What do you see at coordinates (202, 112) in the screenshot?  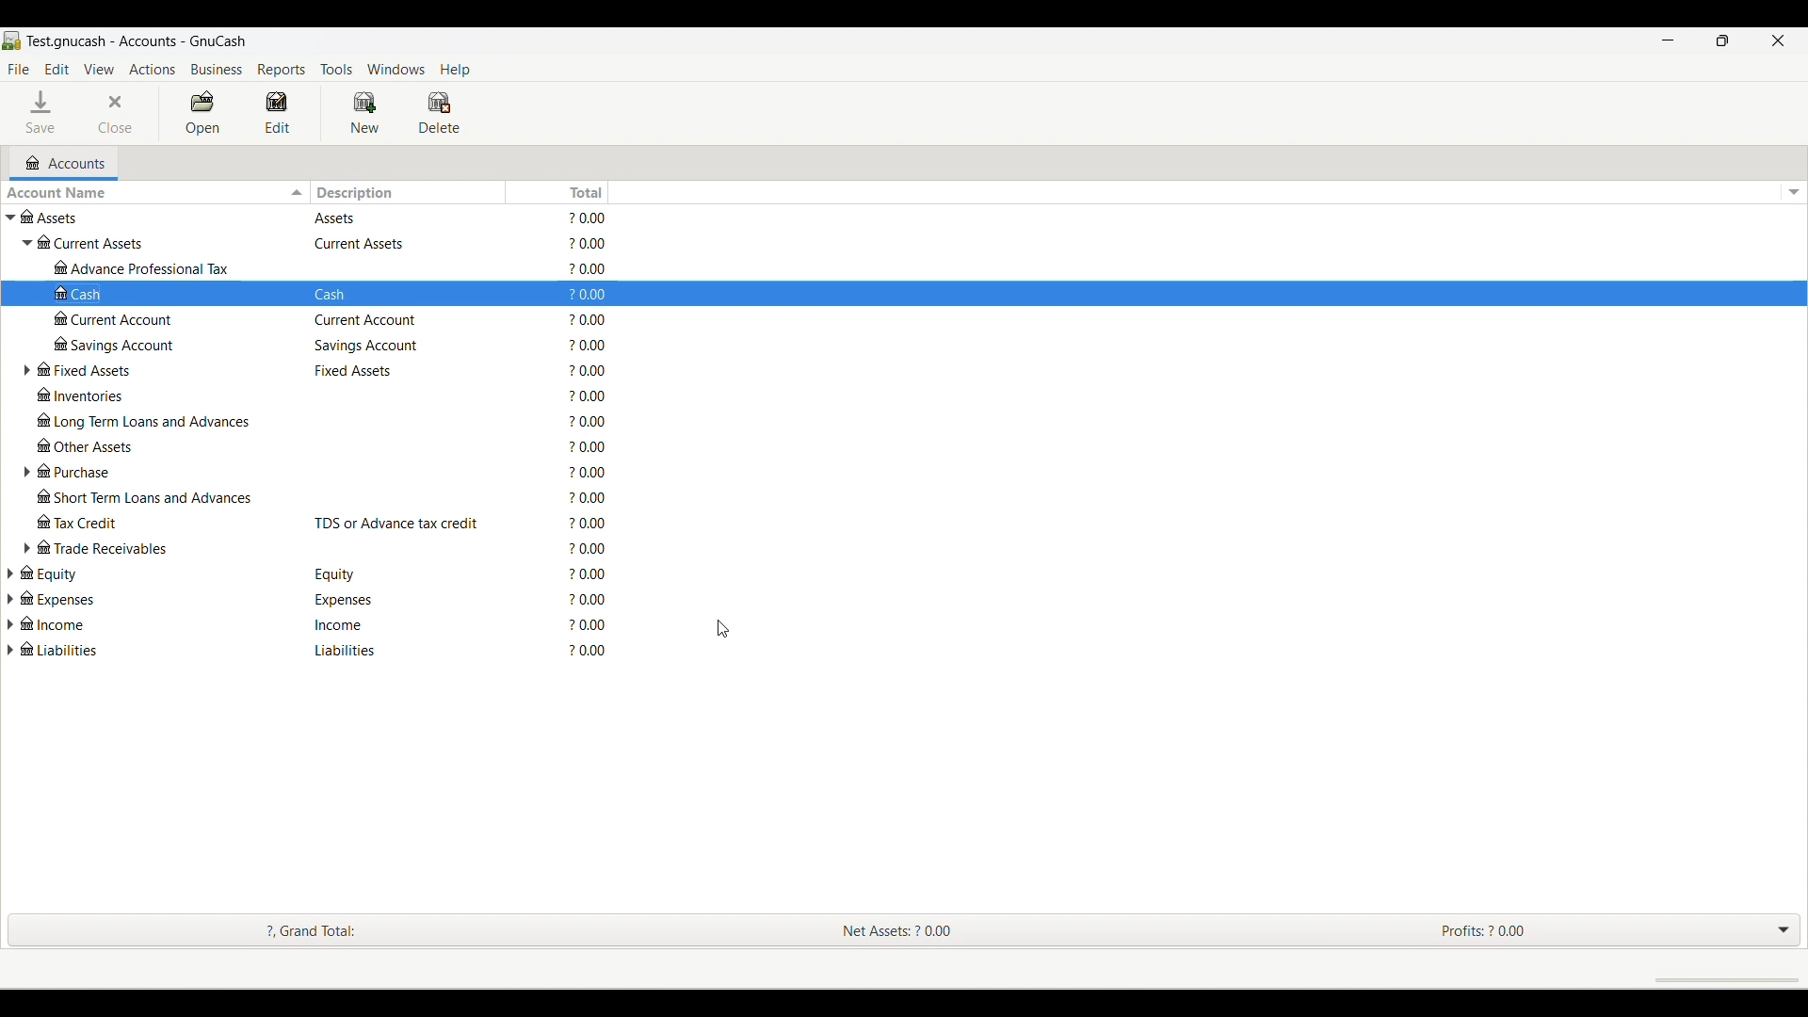 I see `Open` at bounding box center [202, 112].